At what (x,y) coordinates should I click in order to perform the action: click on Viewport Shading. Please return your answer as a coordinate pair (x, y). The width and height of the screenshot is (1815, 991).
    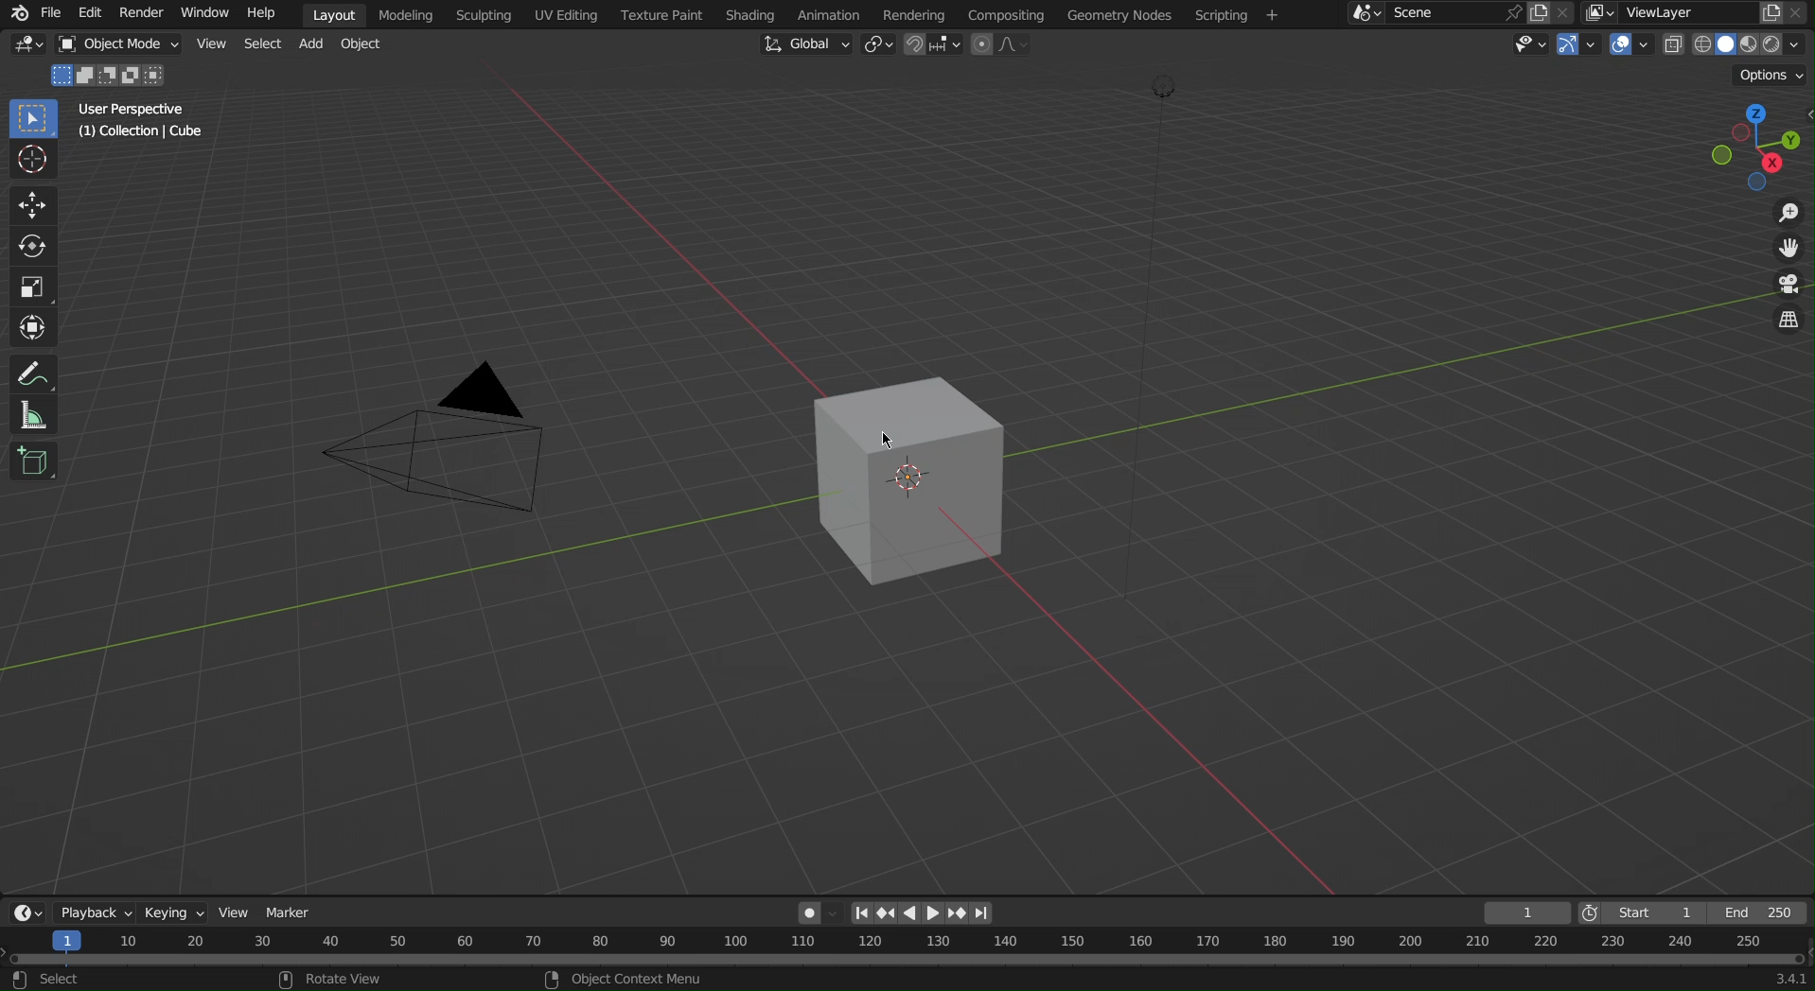
    Looking at the image, I should click on (1740, 44).